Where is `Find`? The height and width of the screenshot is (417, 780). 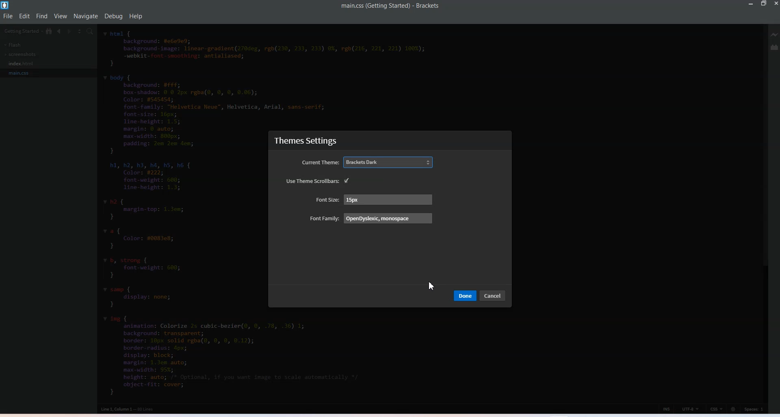 Find is located at coordinates (42, 16).